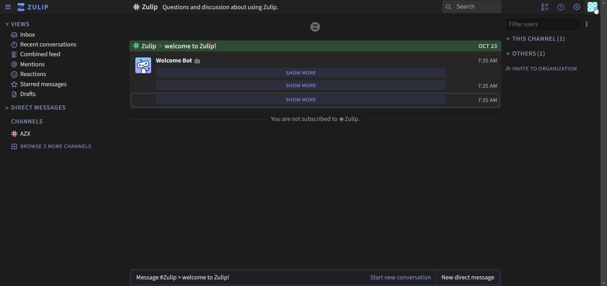  Describe the element at coordinates (29, 65) in the screenshot. I see `mentions` at that location.